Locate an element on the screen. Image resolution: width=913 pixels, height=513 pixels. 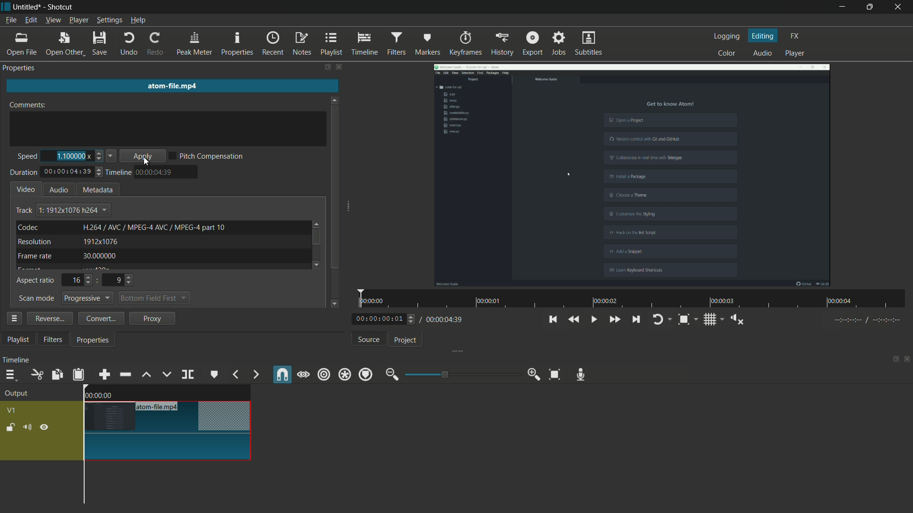
toggle zoom is located at coordinates (683, 319).